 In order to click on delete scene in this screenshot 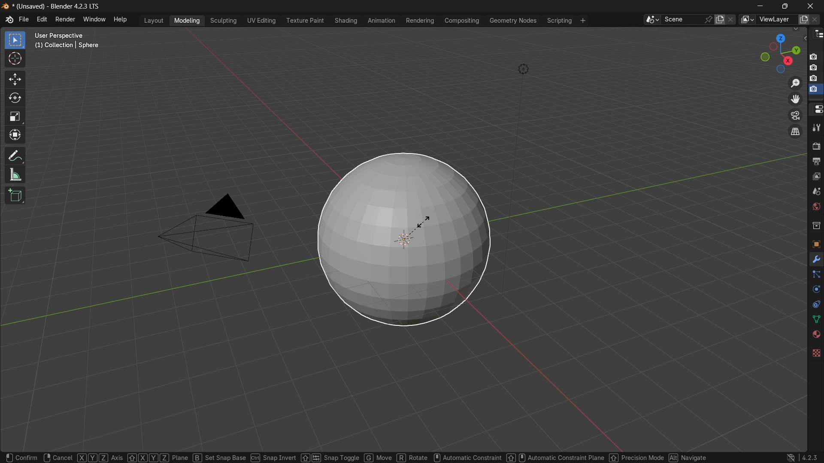, I will do `click(731, 20)`.